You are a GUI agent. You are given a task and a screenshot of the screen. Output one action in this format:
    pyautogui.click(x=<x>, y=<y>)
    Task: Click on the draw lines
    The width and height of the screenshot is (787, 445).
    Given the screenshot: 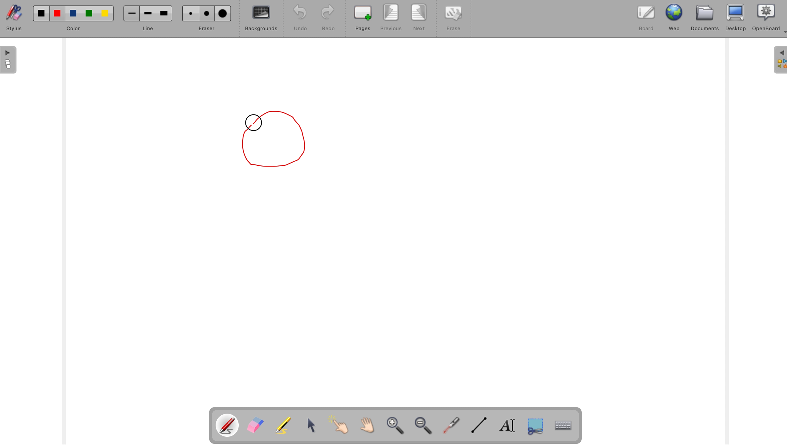 What is the action you would take?
    pyautogui.click(x=481, y=428)
    